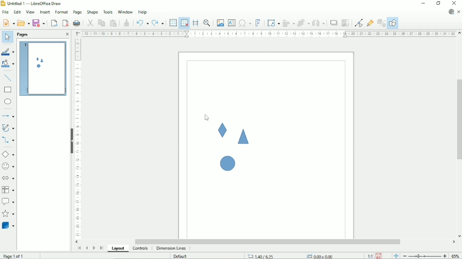 The height and width of the screenshot is (259, 462). Describe the element at coordinates (245, 23) in the screenshot. I see `Insert special characters` at that location.